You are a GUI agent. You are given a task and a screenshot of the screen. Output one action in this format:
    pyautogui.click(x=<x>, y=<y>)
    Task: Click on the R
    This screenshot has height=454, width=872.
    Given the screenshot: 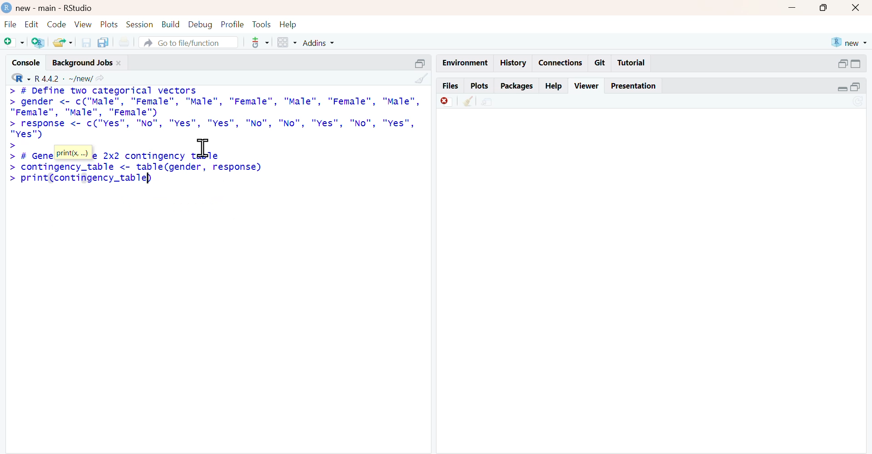 What is the action you would take?
    pyautogui.click(x=21, y=78)
    